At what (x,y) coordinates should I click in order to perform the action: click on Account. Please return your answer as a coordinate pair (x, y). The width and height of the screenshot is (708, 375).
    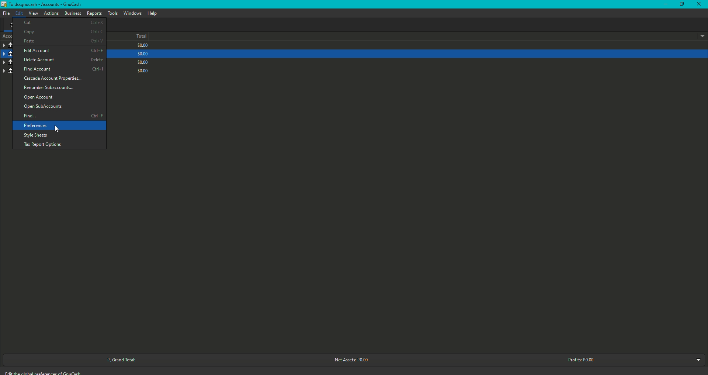
    Looking at the image, I should click on (6, 54).